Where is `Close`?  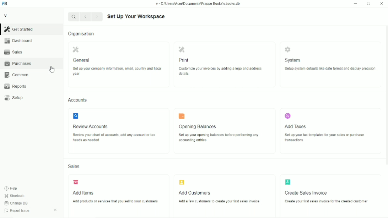 Close is located at coordinates (382, 4).